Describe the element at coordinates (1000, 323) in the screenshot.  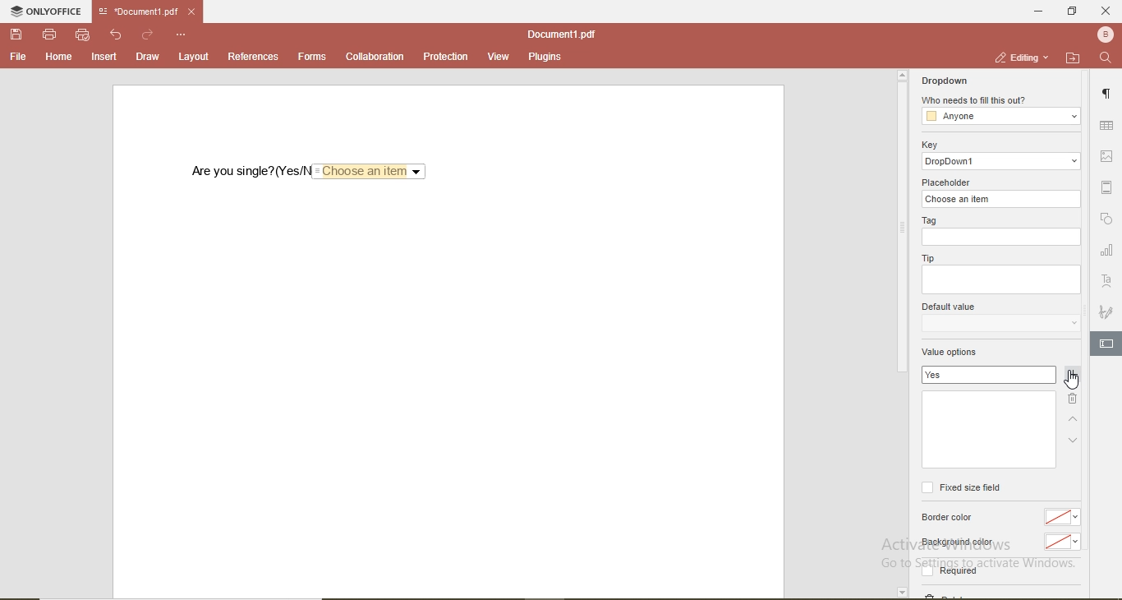
I see `dropdown` at that location.